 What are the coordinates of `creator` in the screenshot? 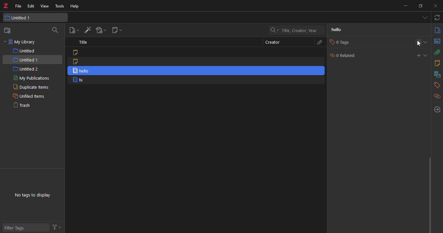 It's located at (270, 42).